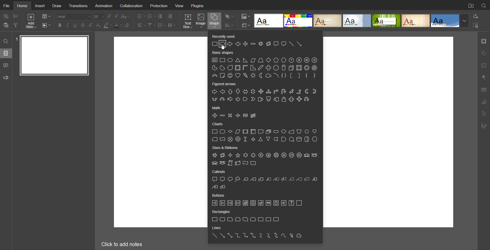 Image resolution: width=490 pixels, height=250 pixels. What do you see at coordinates (483, 65) in the screenshot?
I see `Image Settings` at bounding box center [483, 65].